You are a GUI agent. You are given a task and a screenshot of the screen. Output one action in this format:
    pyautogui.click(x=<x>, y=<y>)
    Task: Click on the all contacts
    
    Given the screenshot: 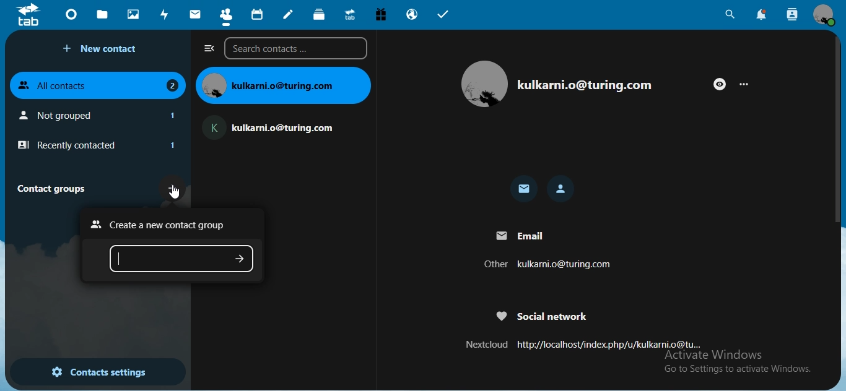 What is the action you would take?
    pyautogui.click(x=98, y=84)
    